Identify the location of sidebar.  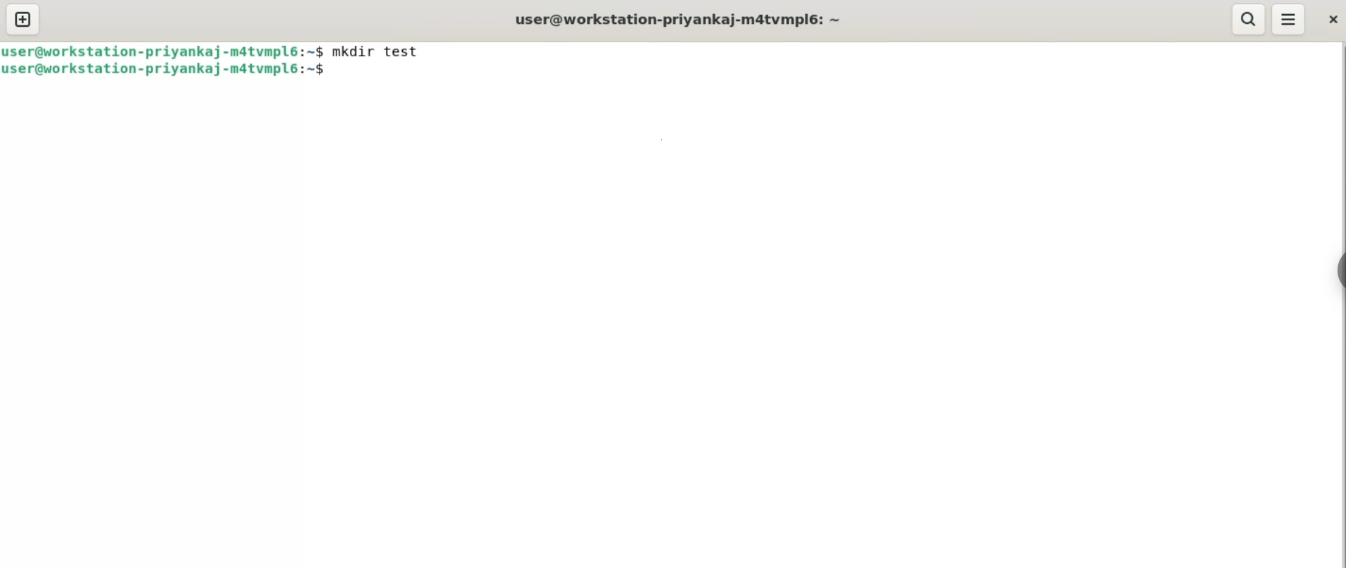
(1339, 272).